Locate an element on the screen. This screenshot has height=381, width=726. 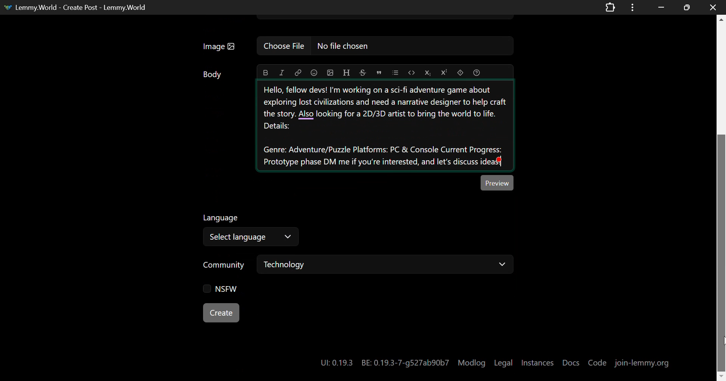
Community is located at coordinates (225, 266).